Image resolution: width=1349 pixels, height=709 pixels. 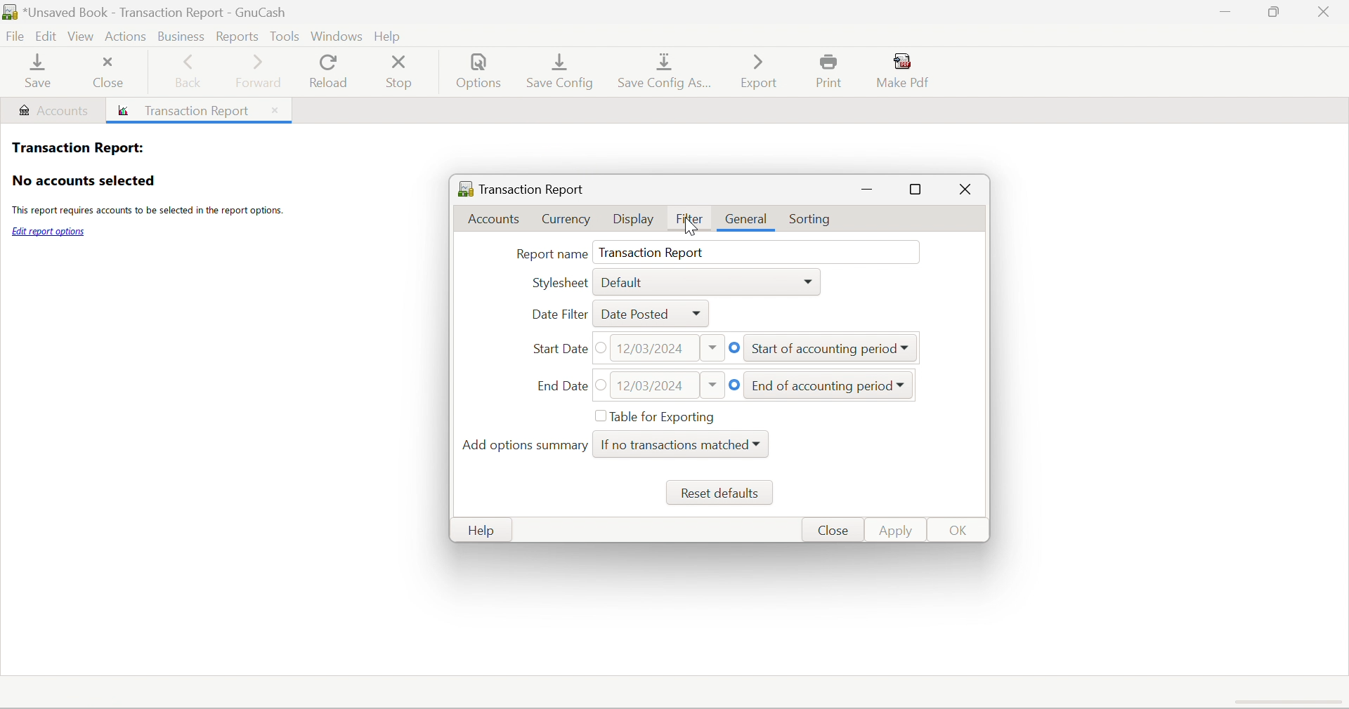 What do you see at coordinates (480, 532) in the screenshot?
I see `Help` at bounding box center [480, 532].